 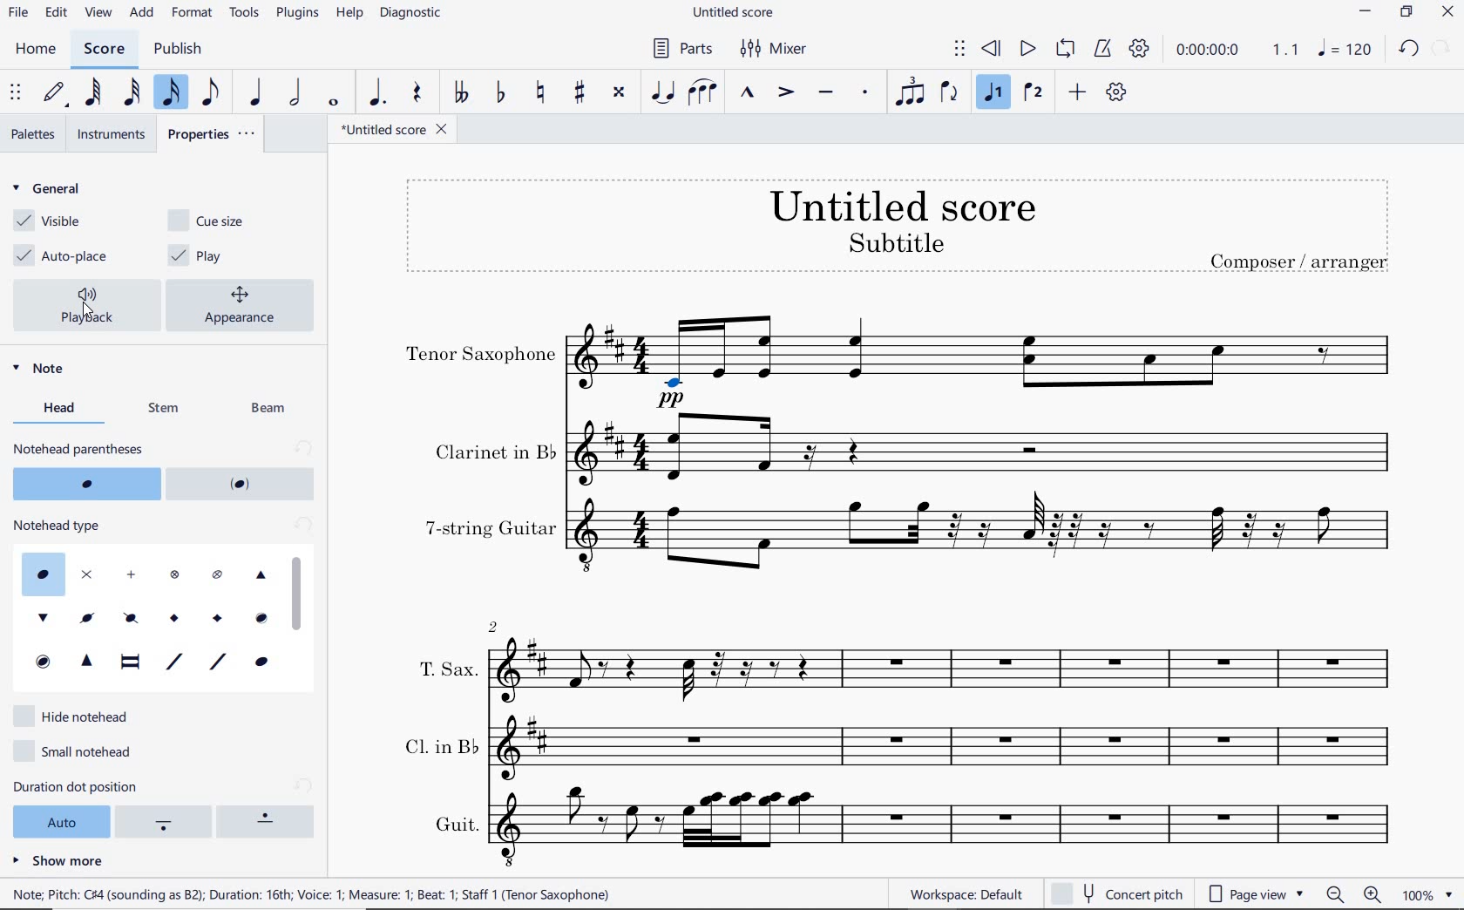 I want to click on format, so click(x=193, y=13).